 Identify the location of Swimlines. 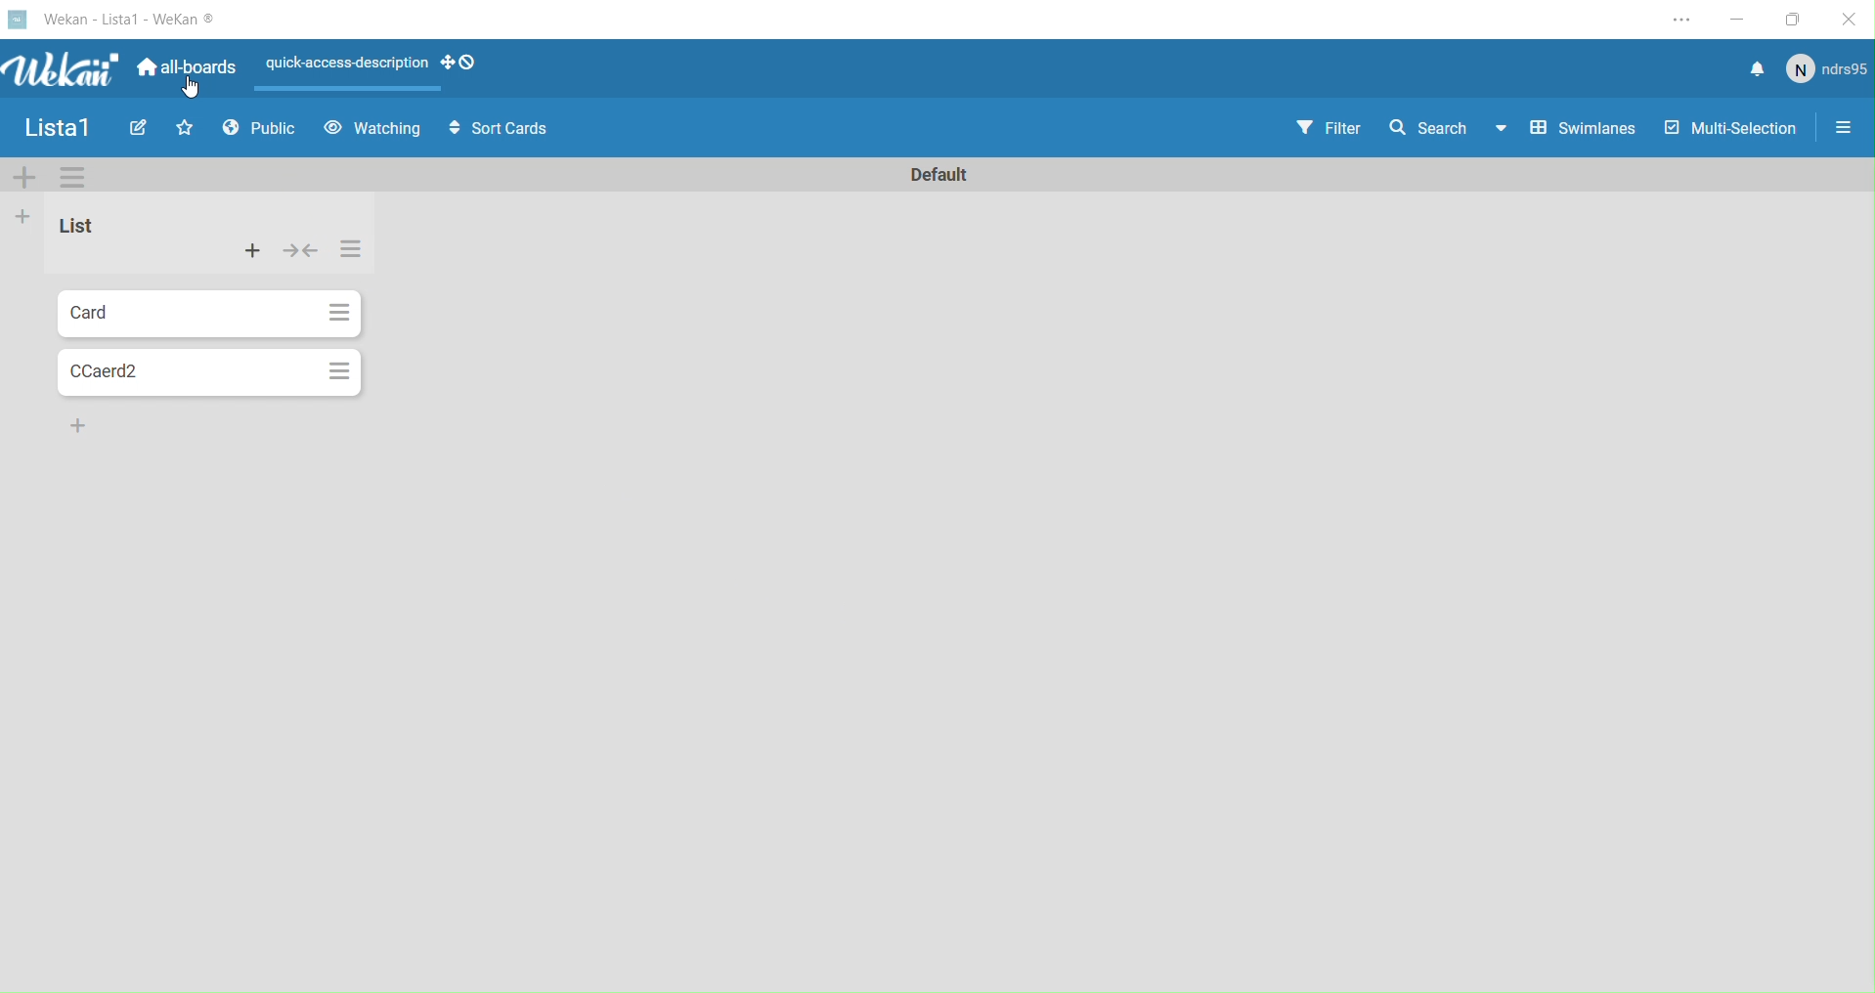
(1578, 128).